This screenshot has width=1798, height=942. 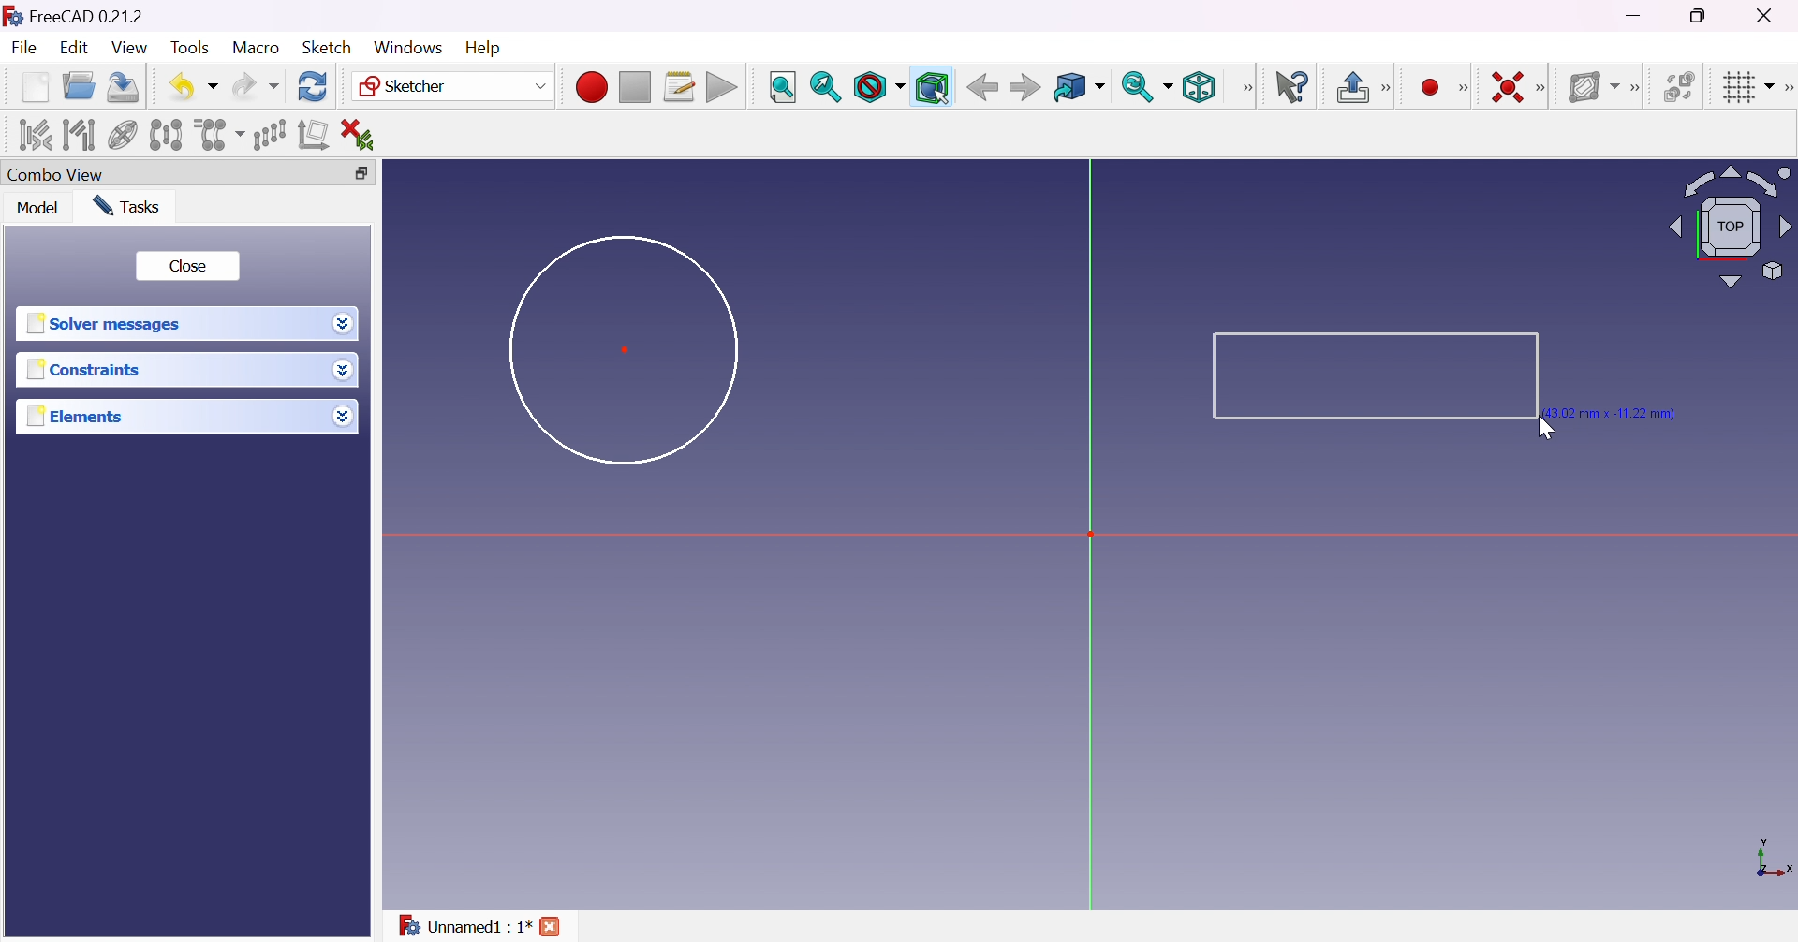 I want to click on Leave sketch, so click(x=1363, y=87).